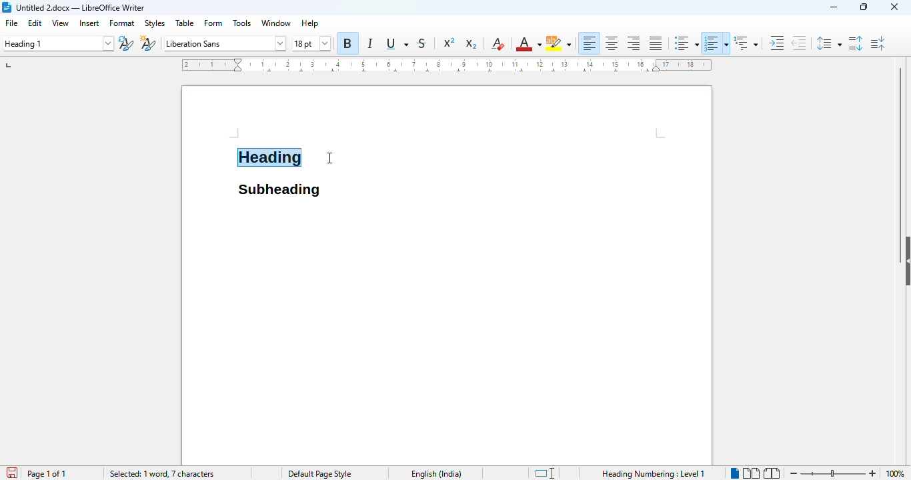 Image resolution: width=911 pixels, height=480 pixels. Describe the element at coordinates (634, 43) in the screenshot. I see `align right` at that location.